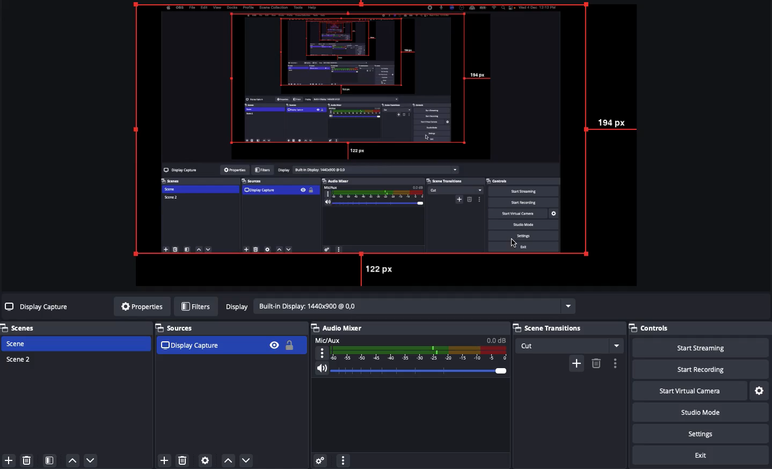  What do you see at coordinates (364, 130) in the screenshot?
I see `Snapped to edge` at bounding box center [364, 130].